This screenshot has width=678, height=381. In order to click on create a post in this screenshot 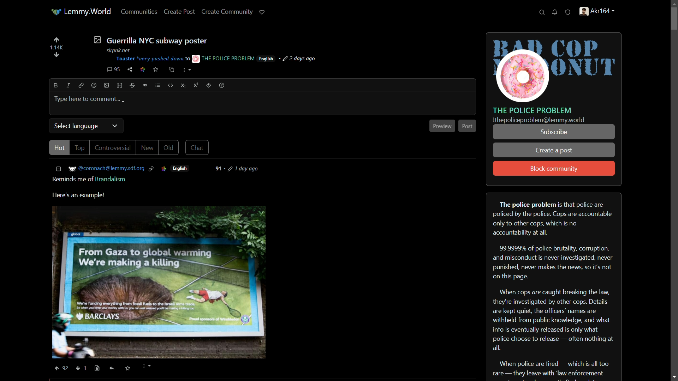, I will do `click(554, 151)`.